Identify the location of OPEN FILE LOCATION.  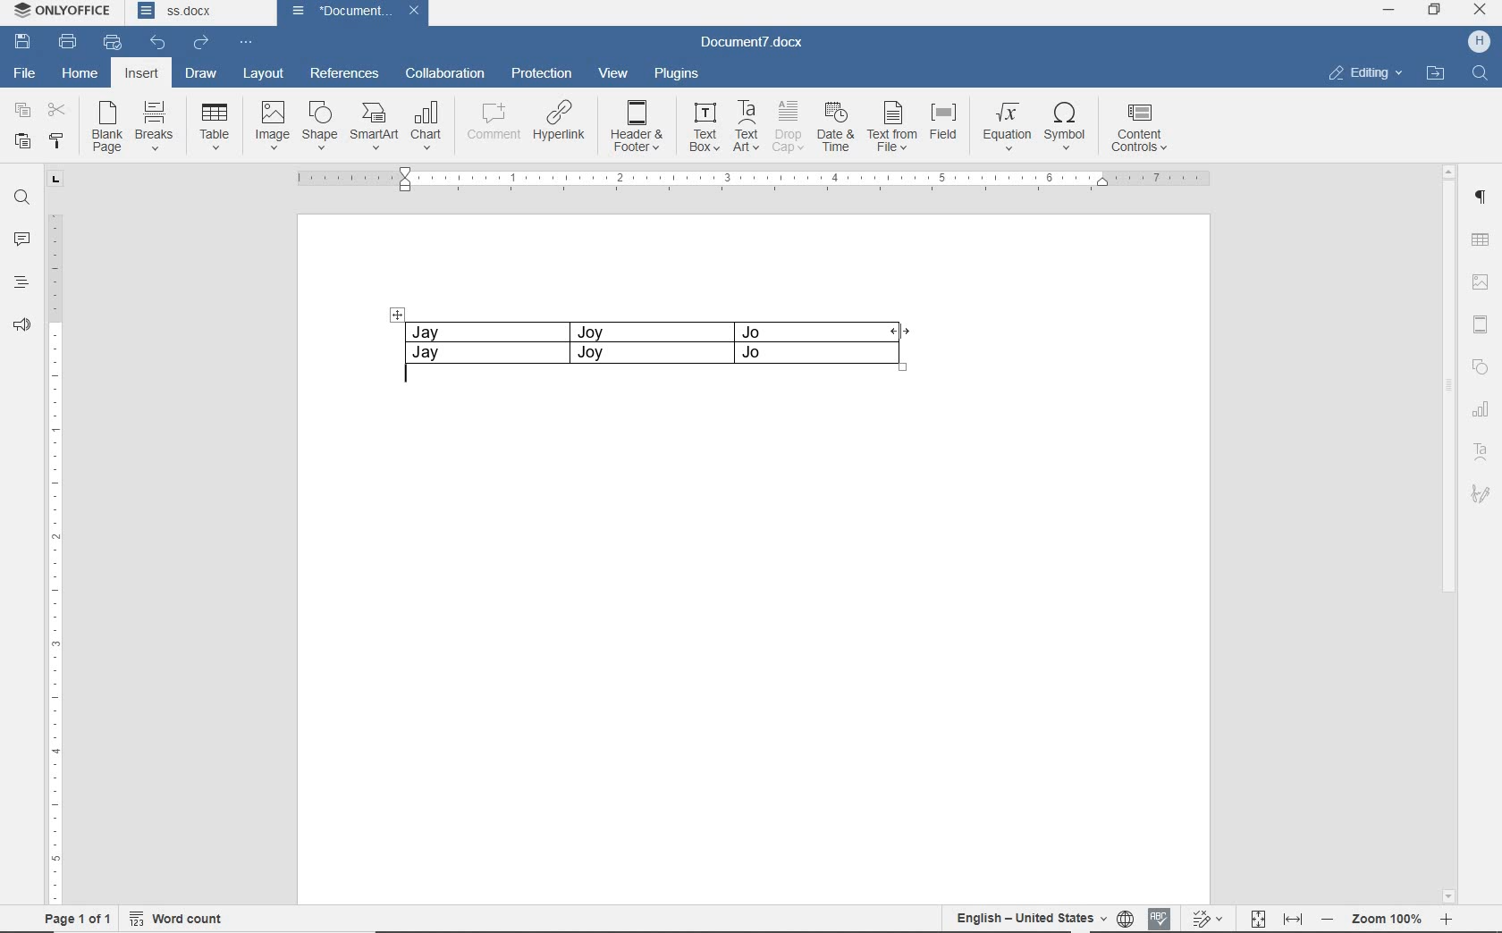
(1436, 77).